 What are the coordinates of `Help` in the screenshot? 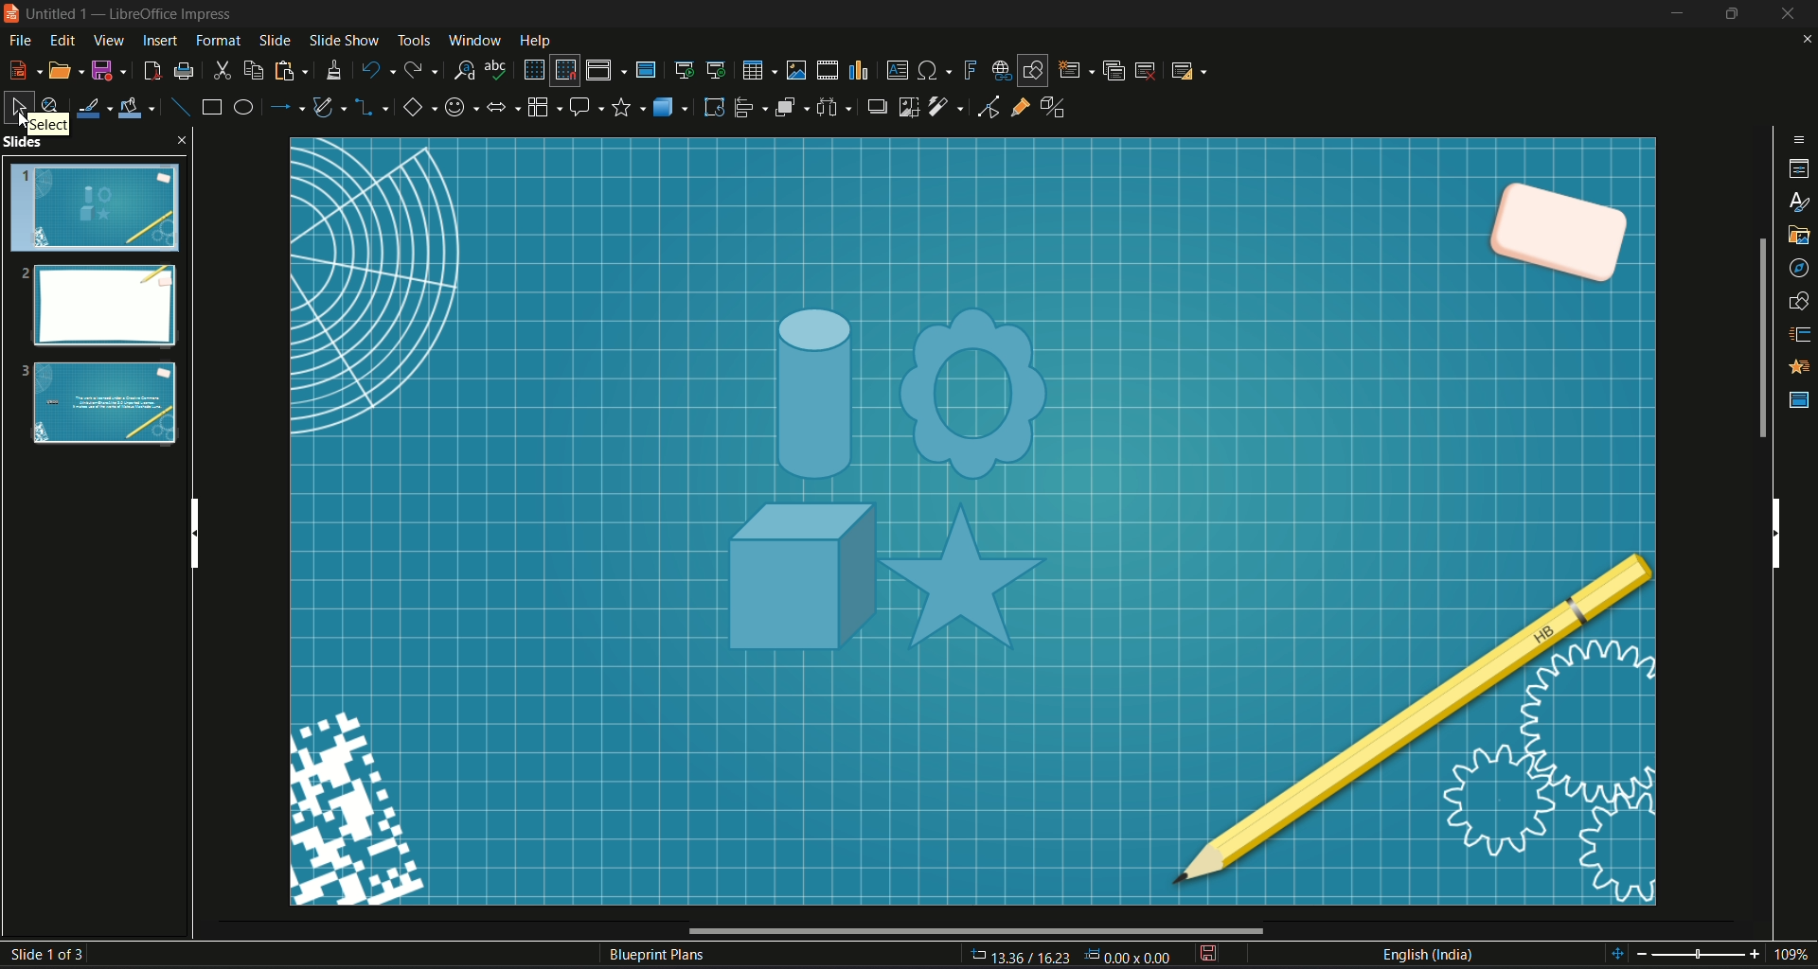 It's located at (536, 41).